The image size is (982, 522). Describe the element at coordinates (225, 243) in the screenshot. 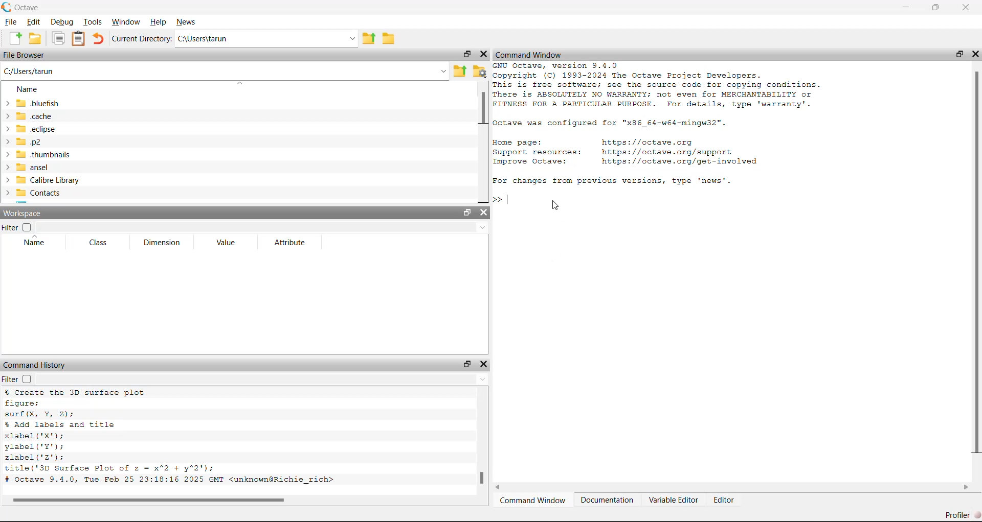

I see `Value` at that location.